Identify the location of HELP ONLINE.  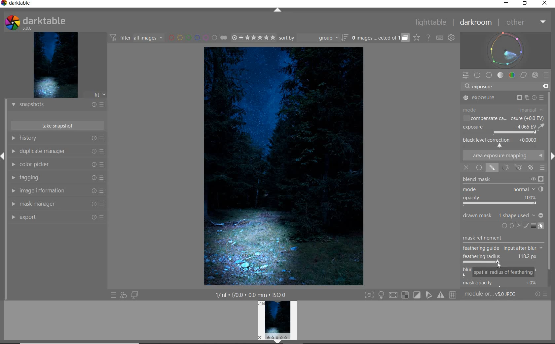
(428, 38).